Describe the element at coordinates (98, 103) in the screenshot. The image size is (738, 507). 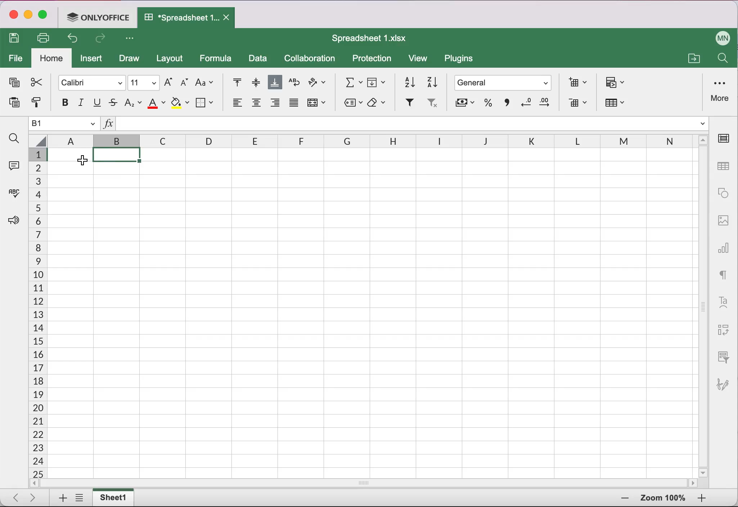
I see `underline` at that location.